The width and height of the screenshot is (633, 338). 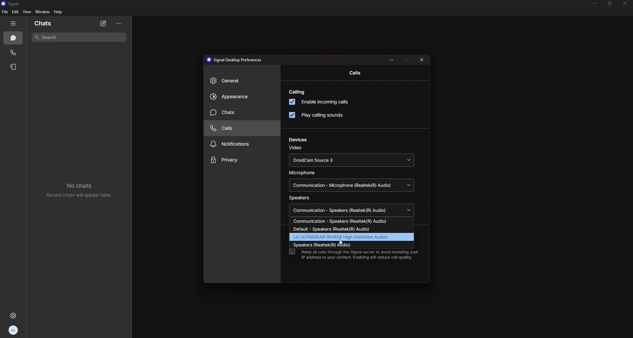 I want to click on close, so click(x=423, y=61).